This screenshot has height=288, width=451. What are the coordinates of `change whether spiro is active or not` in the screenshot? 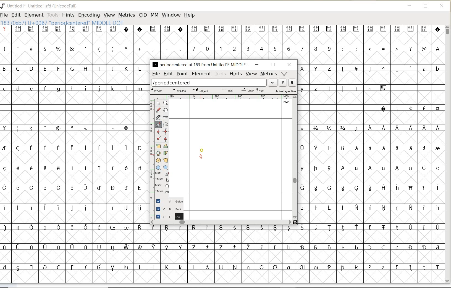 It's located at (166, 124).